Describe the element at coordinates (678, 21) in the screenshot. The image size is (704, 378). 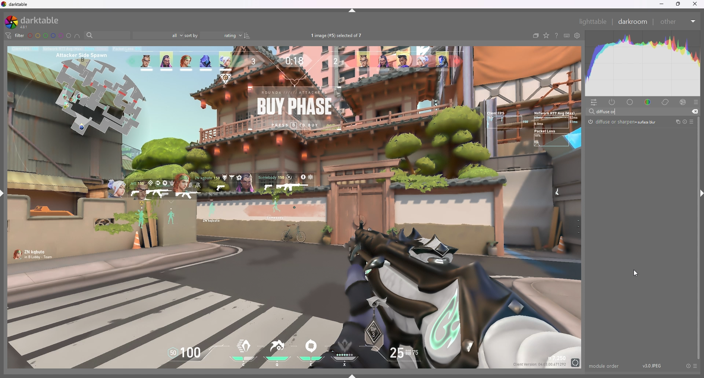
I see `other` at that location.